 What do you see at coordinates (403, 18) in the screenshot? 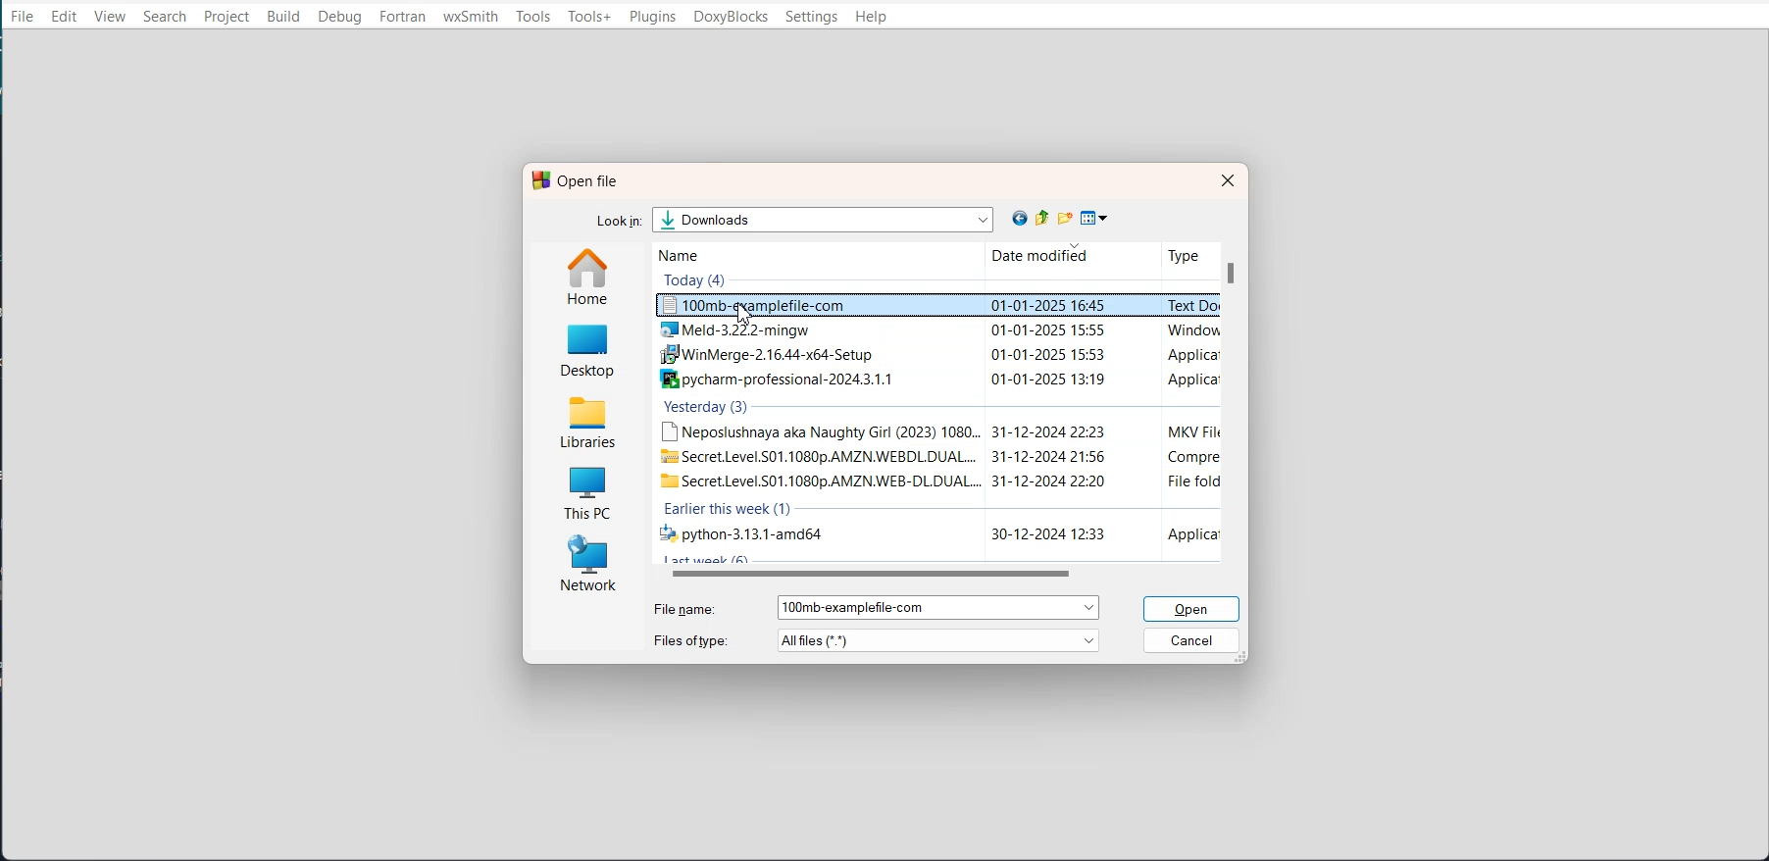
I see `Fortran` at bounding box center [403, 18].